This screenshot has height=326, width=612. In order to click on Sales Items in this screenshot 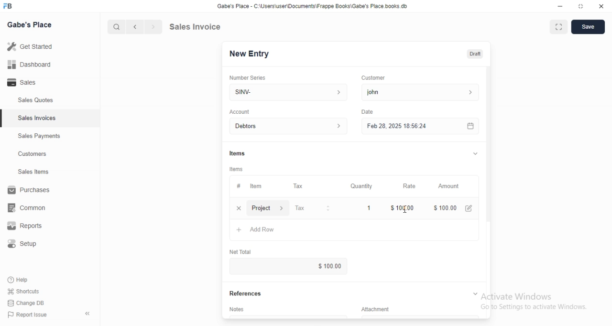, I will do `click(29, 172)`.